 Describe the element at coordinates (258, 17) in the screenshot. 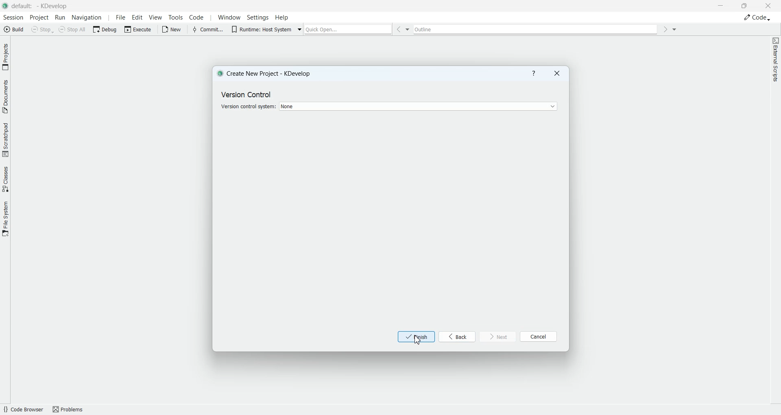

I see `Settings` at that location.